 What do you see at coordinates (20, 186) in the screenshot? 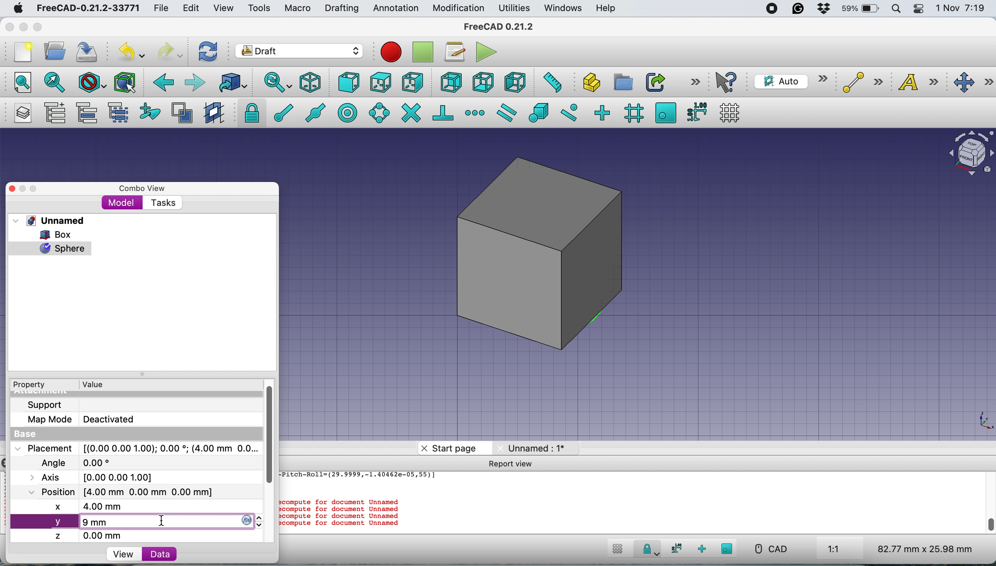
I see `close` at bounding box center [20, 186].